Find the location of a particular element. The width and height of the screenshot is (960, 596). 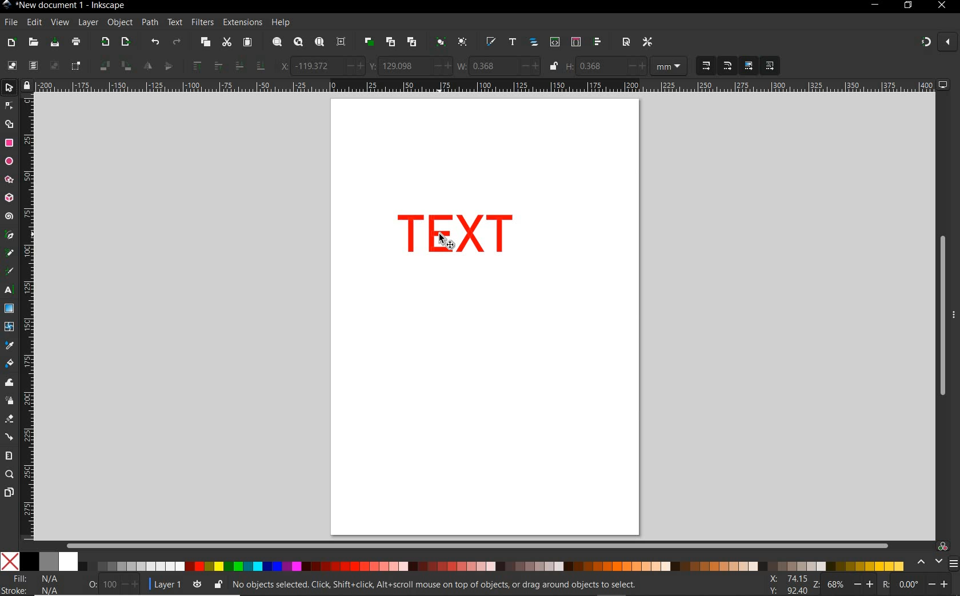

CREATE CLONE is located at coordinates (390, 41).